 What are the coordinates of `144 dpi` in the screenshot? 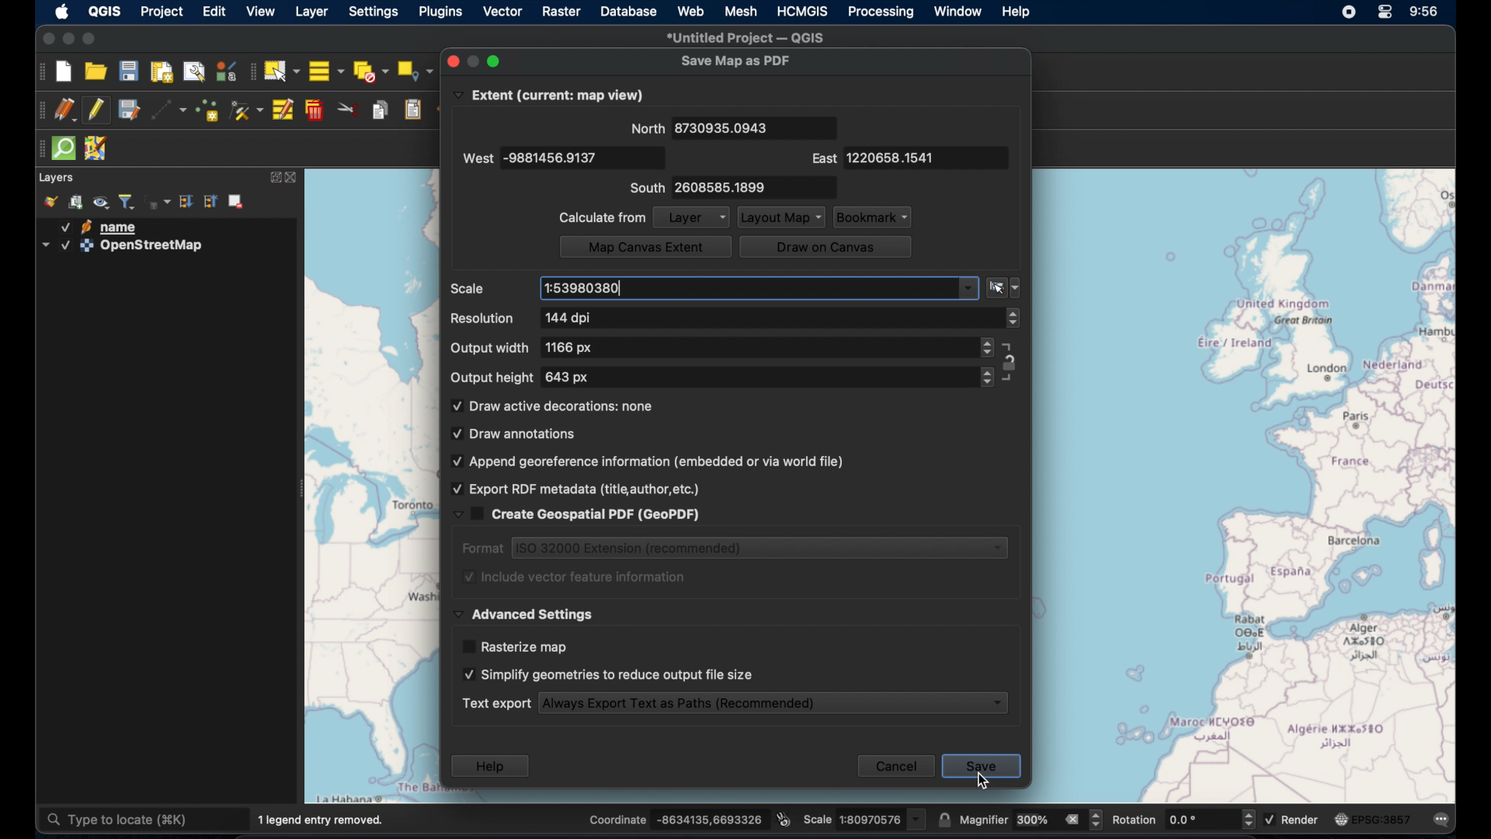 It's located at (568, 317).